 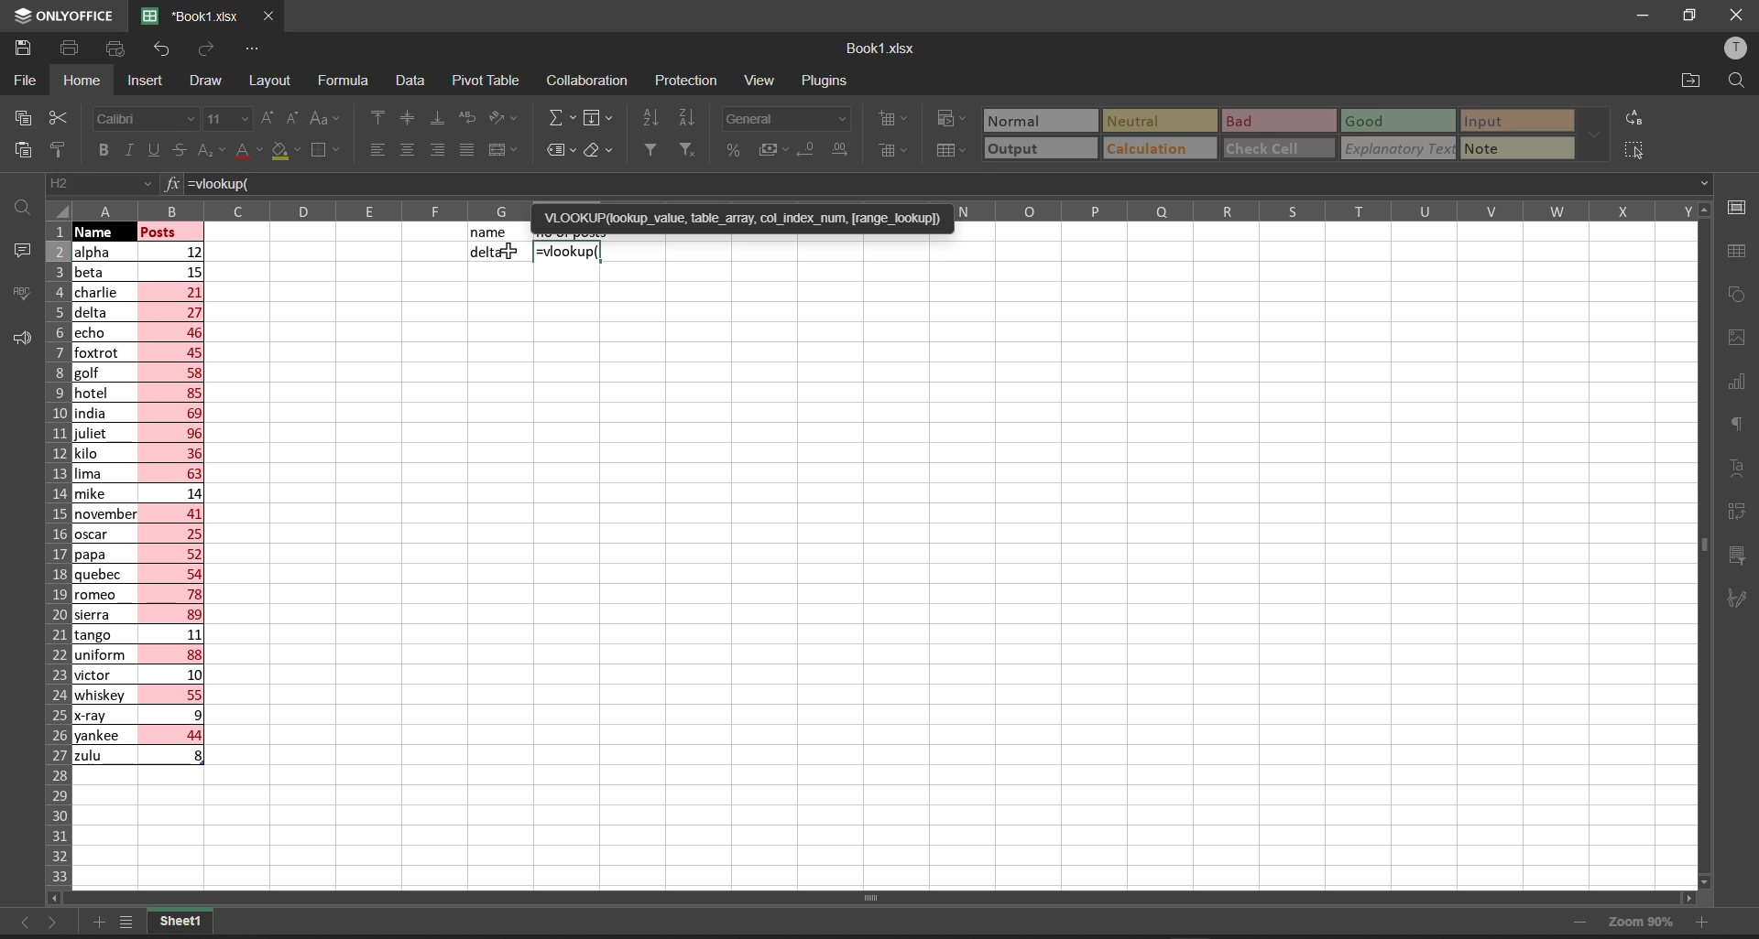 I want to click on 'VLOOKUP(lookup_value, table_array, col_index_num, [range_lookup])=, so click(x=739, y=226).